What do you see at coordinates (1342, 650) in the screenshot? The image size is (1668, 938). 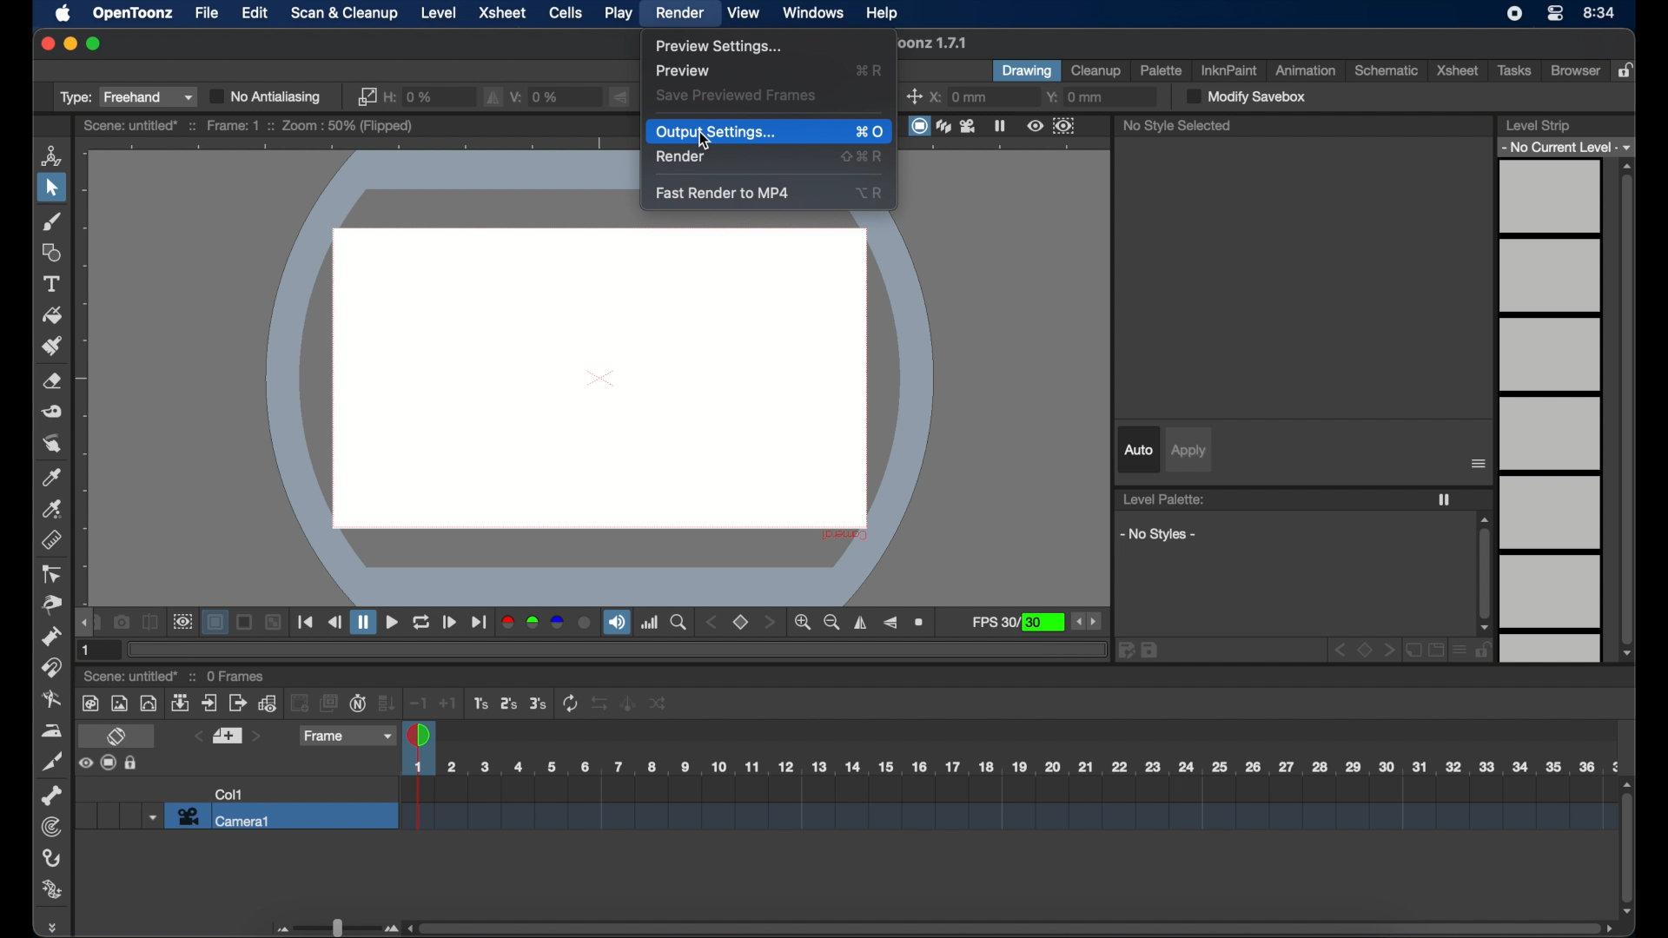 I see `` at bounding box center [1342, 650].